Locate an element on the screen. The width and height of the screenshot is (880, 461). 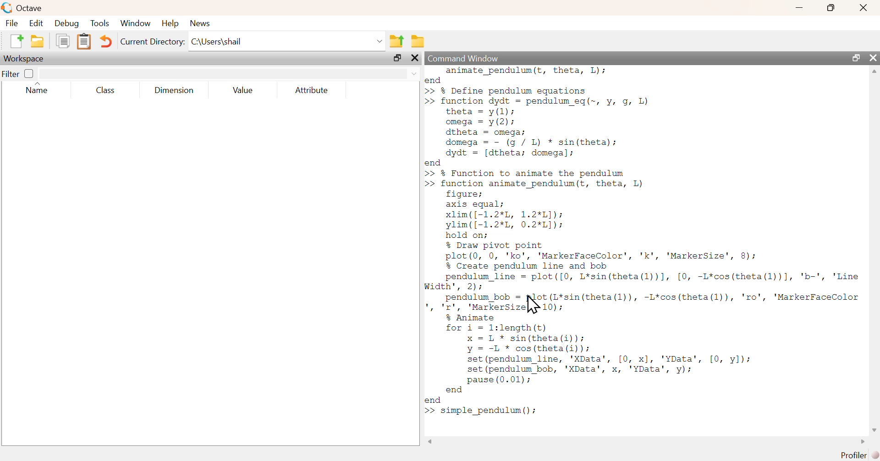
Close is located at coordinates (417, 59).